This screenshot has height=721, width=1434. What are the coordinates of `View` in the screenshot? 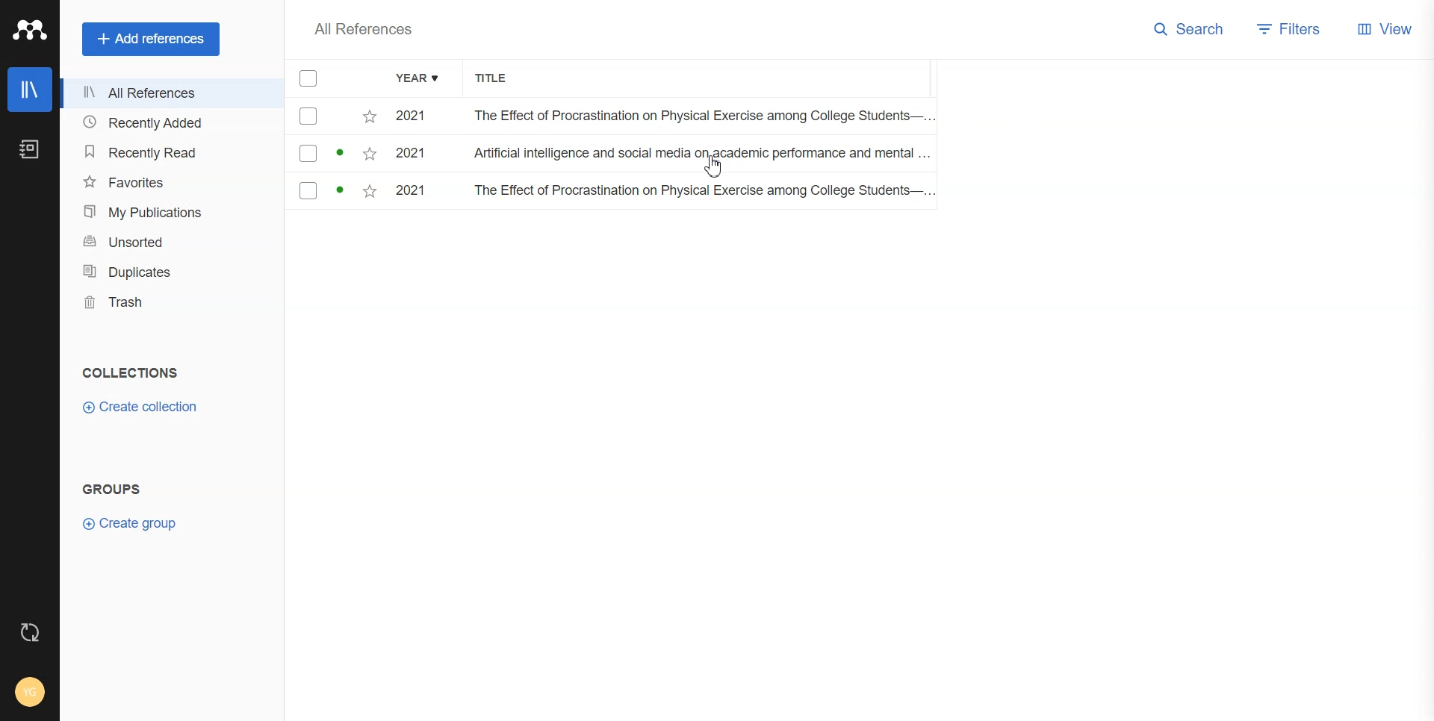 It's located at (1385, 28).